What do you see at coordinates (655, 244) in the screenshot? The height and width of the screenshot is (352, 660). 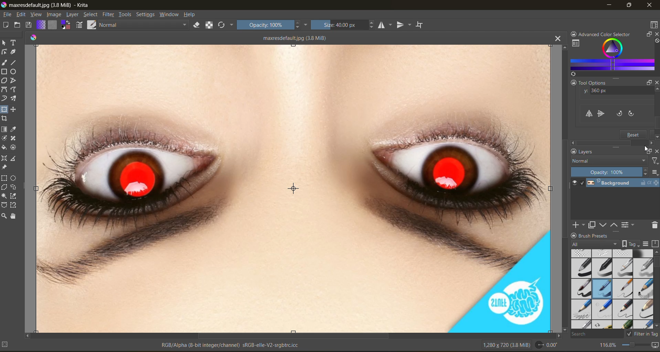 I see `storage resources` at bounding box center [655, 244].